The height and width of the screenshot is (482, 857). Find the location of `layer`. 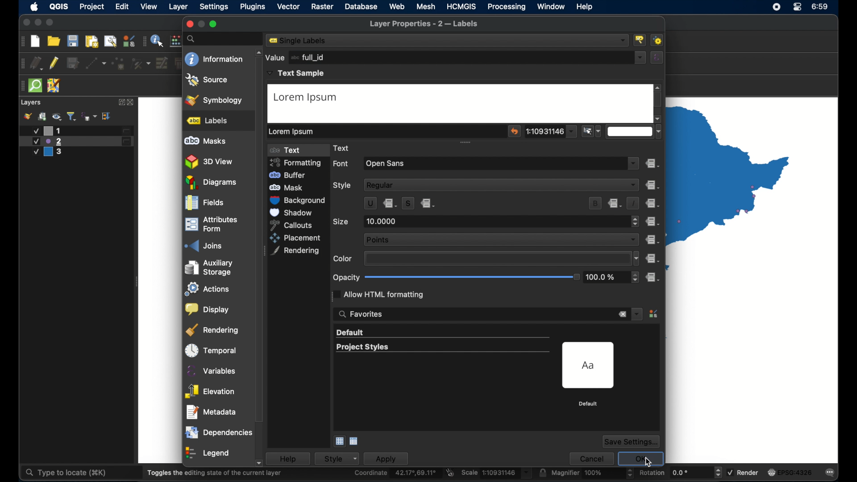

layer is located at coordinates (179, 7).